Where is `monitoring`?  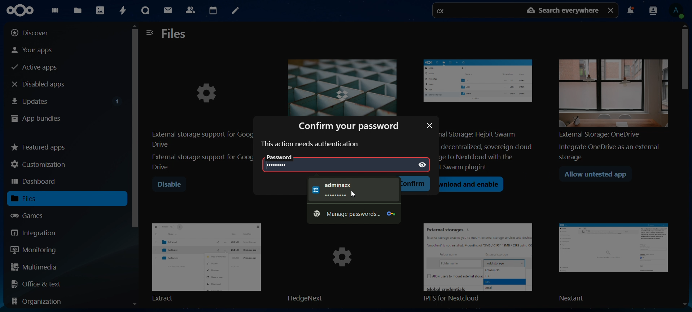
monitoring is located at coordinates (34, 249).